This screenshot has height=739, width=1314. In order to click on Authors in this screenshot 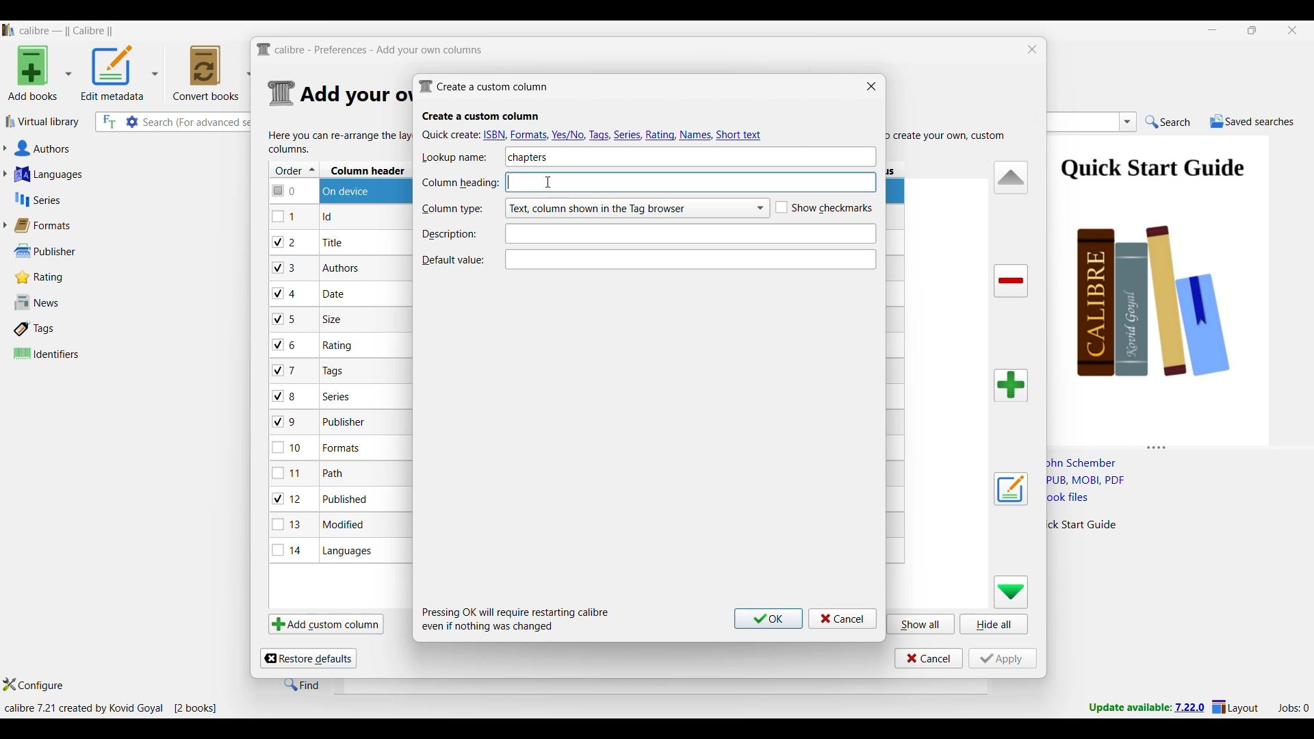, I will do `click(108, 149)`.